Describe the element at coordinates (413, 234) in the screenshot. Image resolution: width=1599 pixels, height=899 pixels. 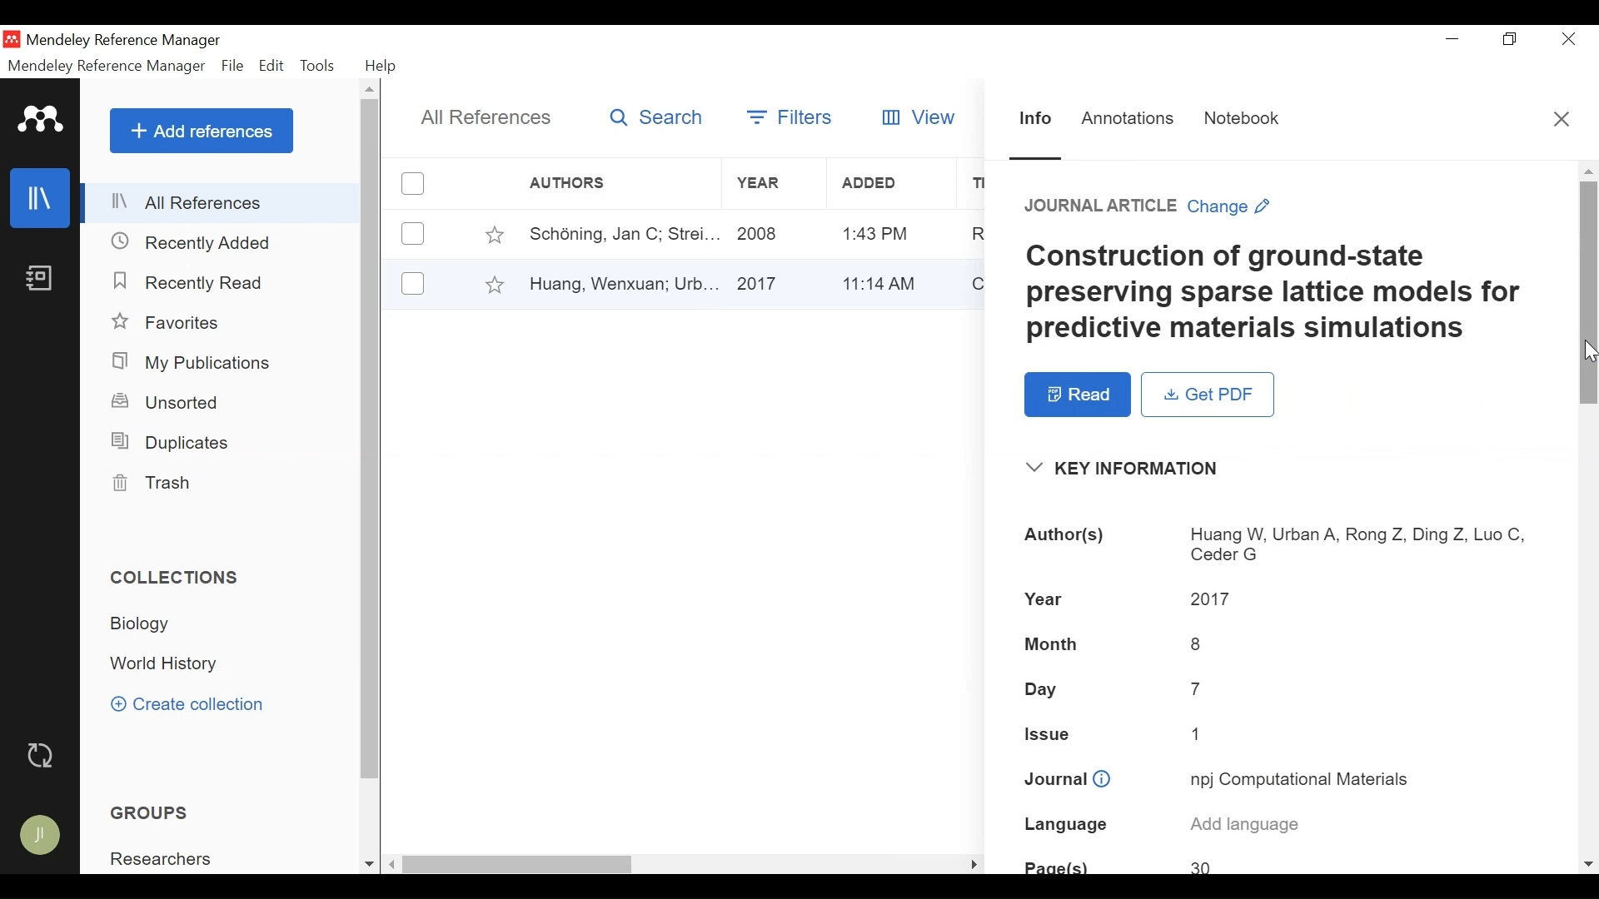
I see `(un)select` at that location.